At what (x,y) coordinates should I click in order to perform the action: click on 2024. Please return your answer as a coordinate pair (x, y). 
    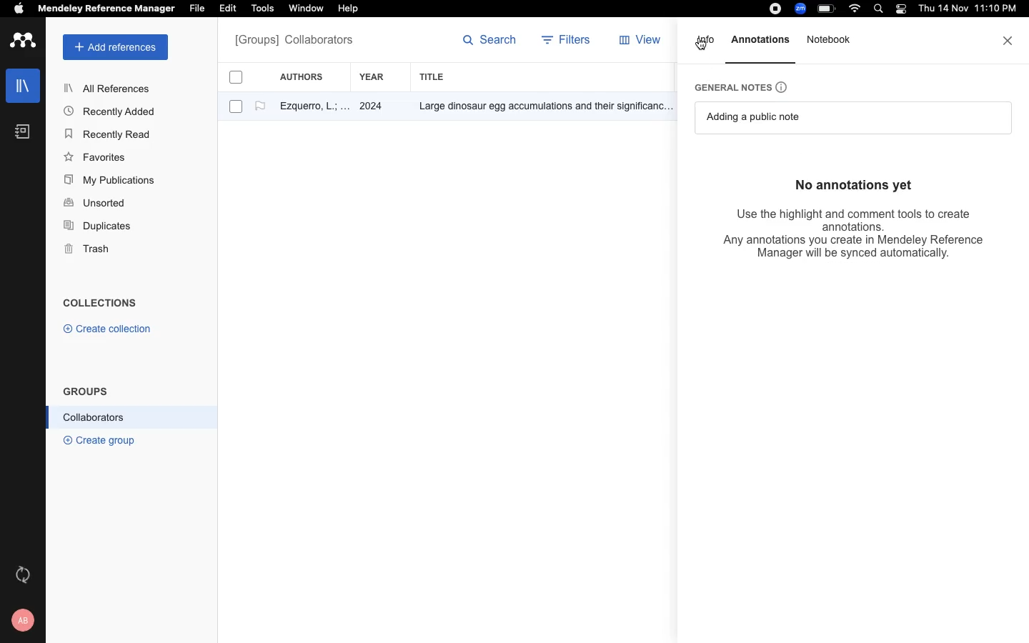
    Looking at the image, I should click on (373, 107).